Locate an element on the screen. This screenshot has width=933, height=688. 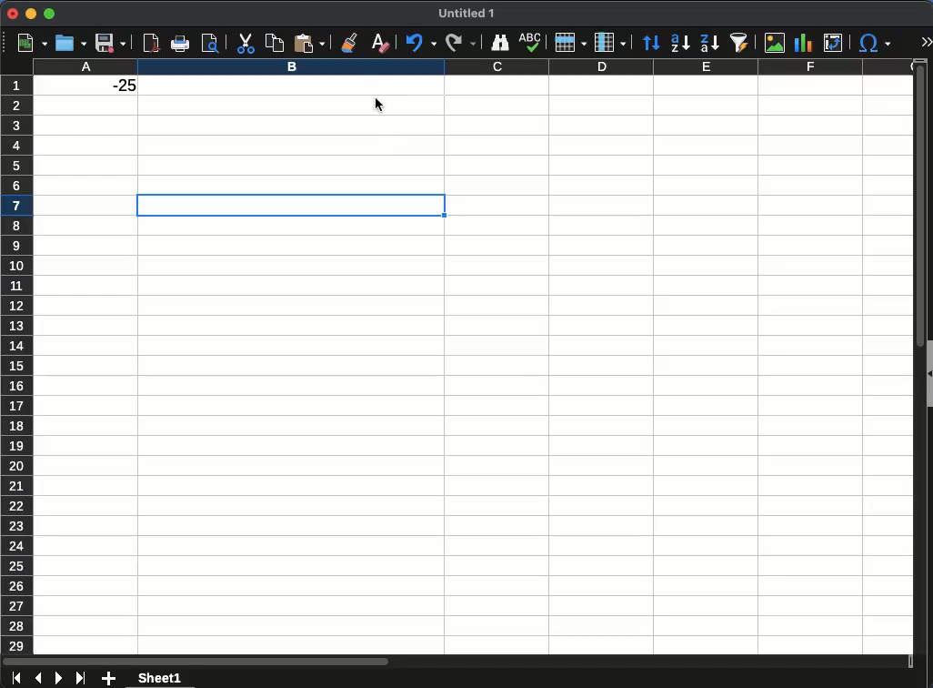
clone formatting  is located at coordinates (347, 43).